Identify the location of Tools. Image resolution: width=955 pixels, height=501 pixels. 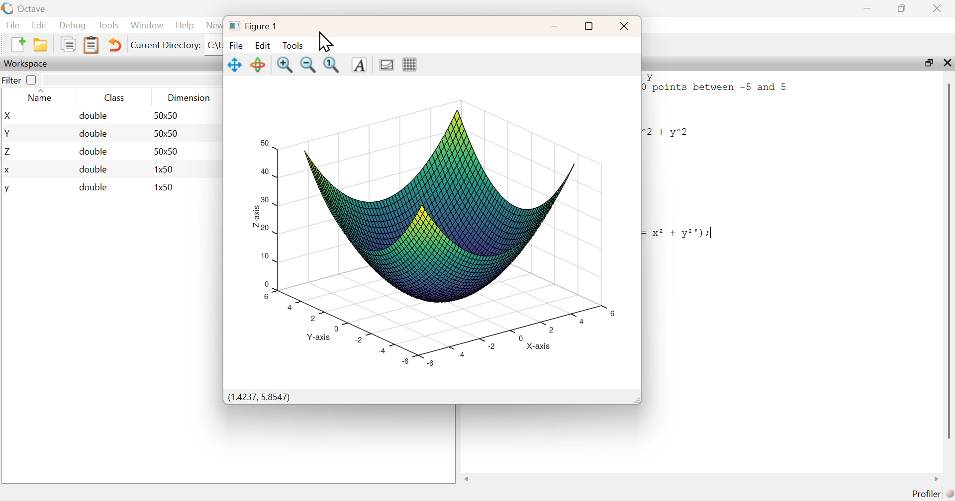
(293, 45).